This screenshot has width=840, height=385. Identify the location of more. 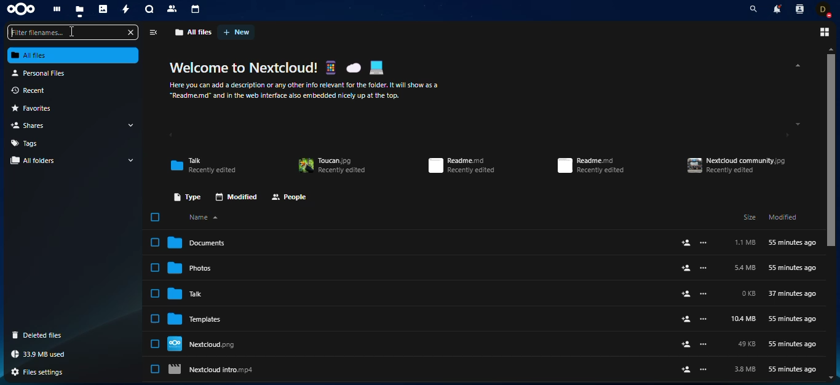
(703, 319).